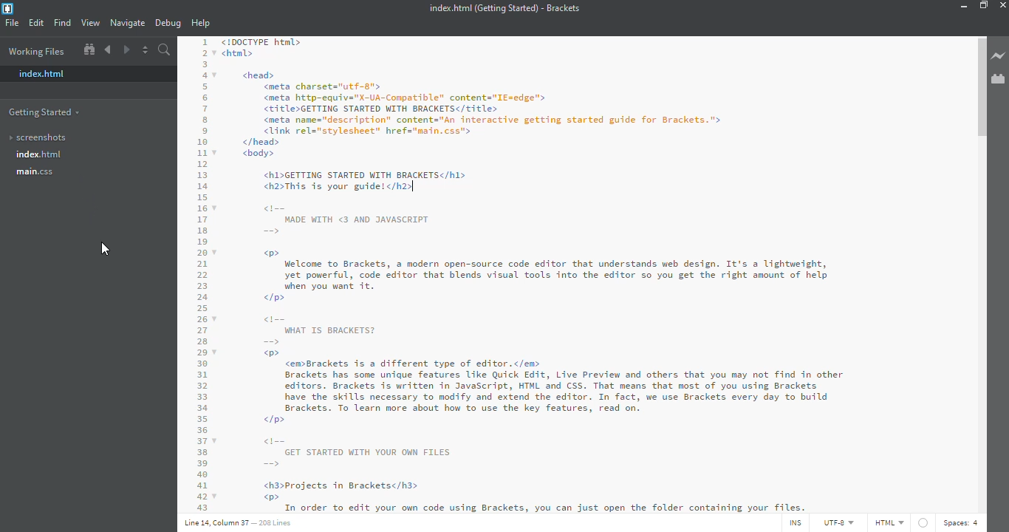 This screenshot has height=532, width=1009. What do you see at coordinates (998, 79) in the screenshot?
I see `extension manager` at bounding box center [998, 79].